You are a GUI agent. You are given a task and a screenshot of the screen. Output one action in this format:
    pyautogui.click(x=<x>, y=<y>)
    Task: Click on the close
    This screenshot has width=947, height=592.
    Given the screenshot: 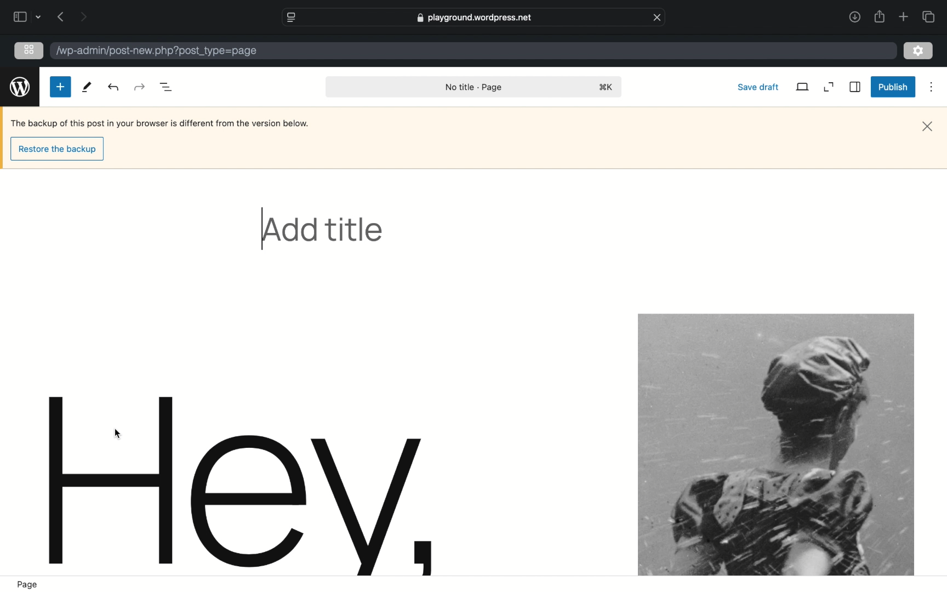 What is the action you would take?
    pyautogui.click(x=928, y=127)
    